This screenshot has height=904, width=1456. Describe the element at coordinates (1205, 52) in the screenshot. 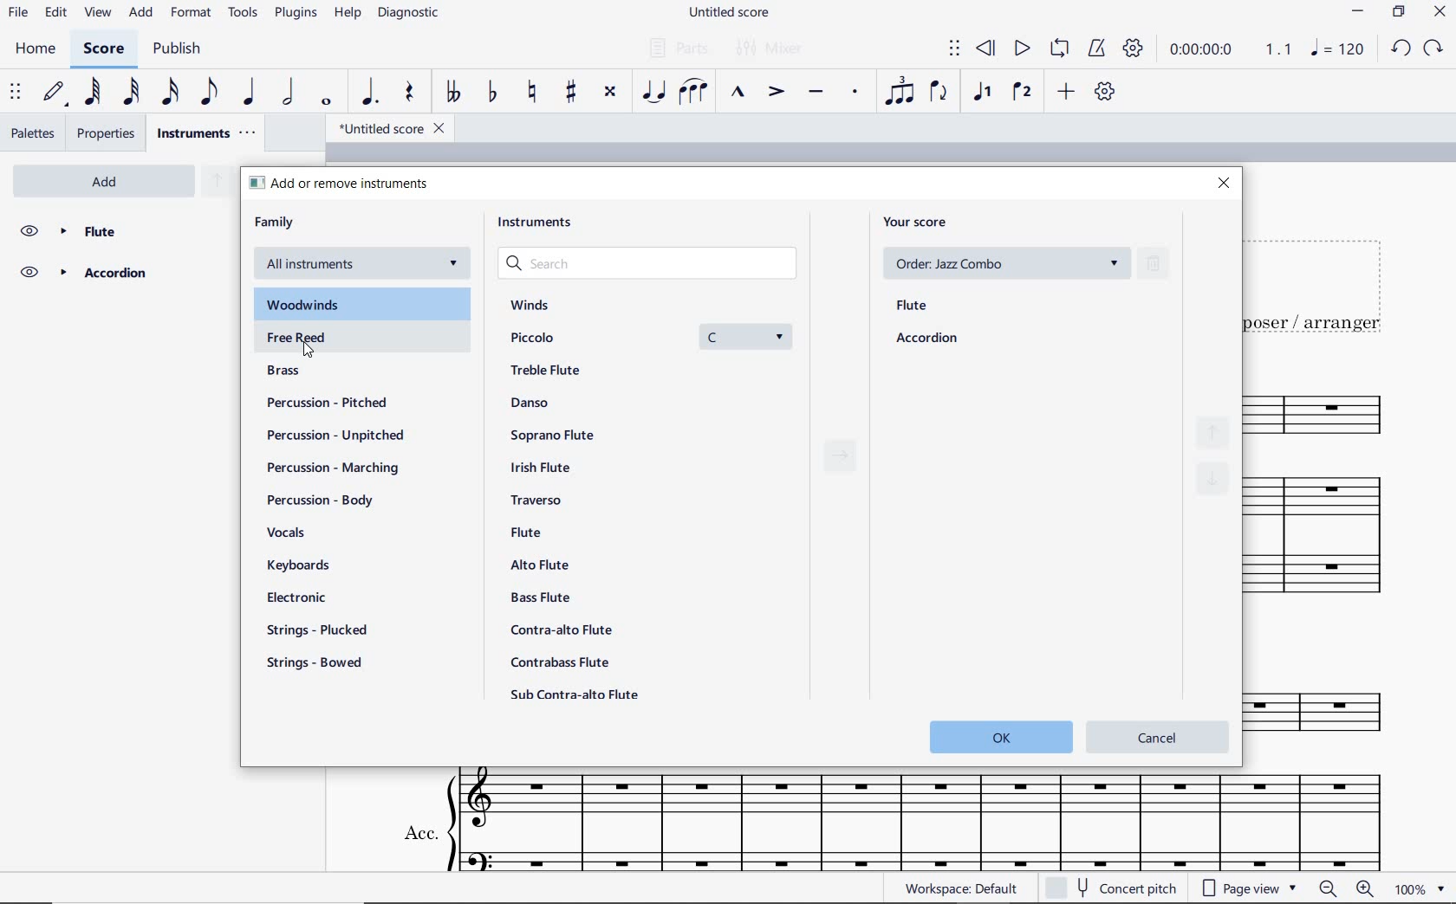

I see `playback time` at that location.